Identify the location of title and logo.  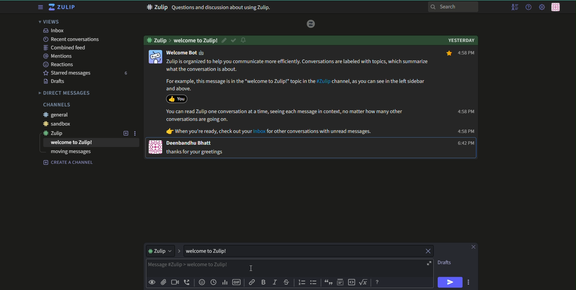
(63, 7).